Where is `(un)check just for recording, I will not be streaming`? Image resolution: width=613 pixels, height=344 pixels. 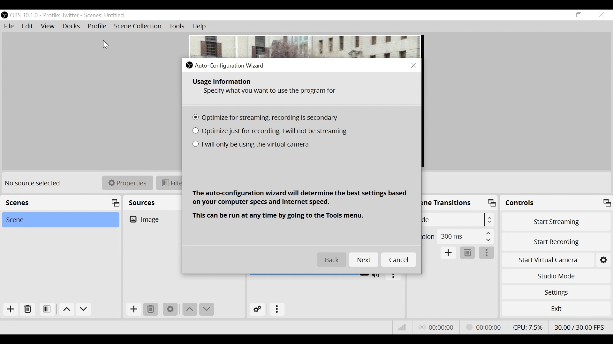 (un)check just for recording, I will not be streaming is located at coordinates (272, 131).